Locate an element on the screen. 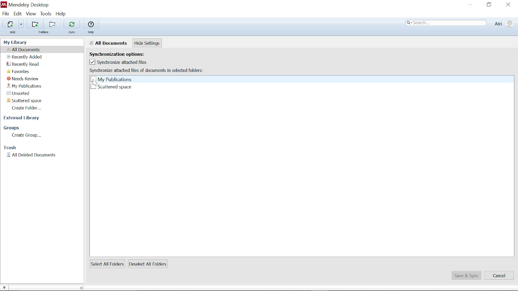 The height and width of the screenshot is (291, 518). Help is located at coordinates (92, 32).